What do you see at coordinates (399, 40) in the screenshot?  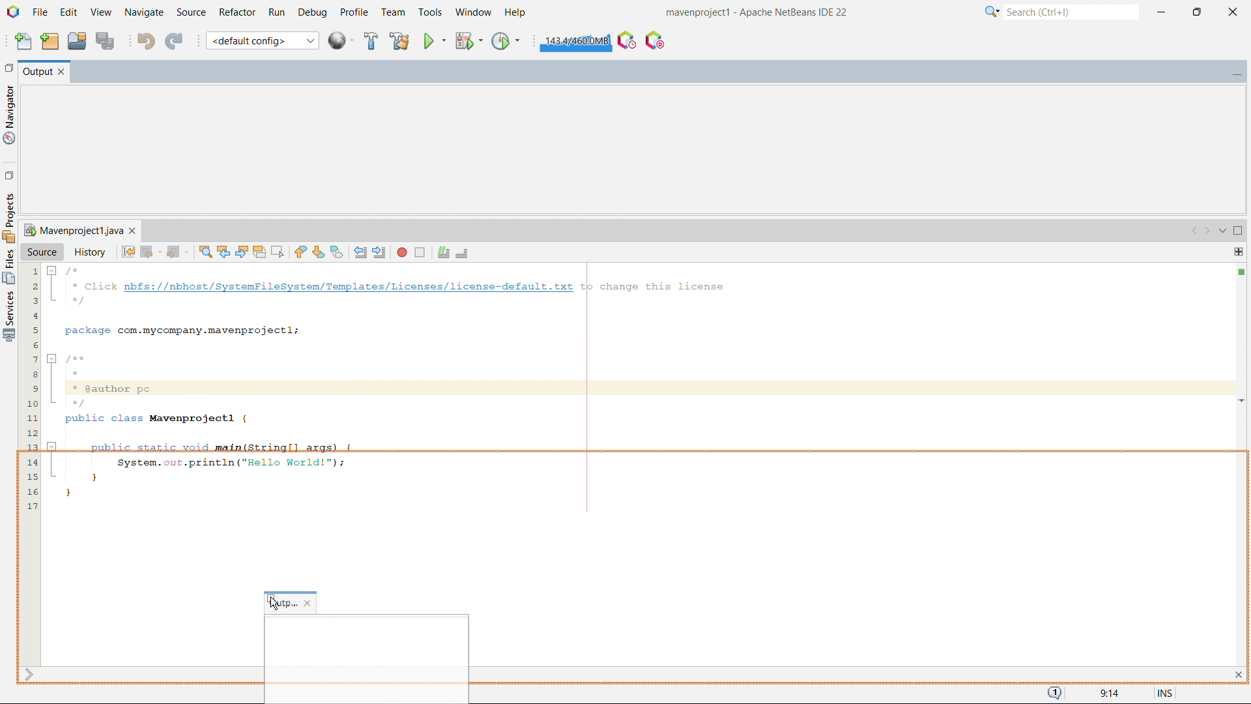 I see `clean and build project` at bounding box center [399, 40].